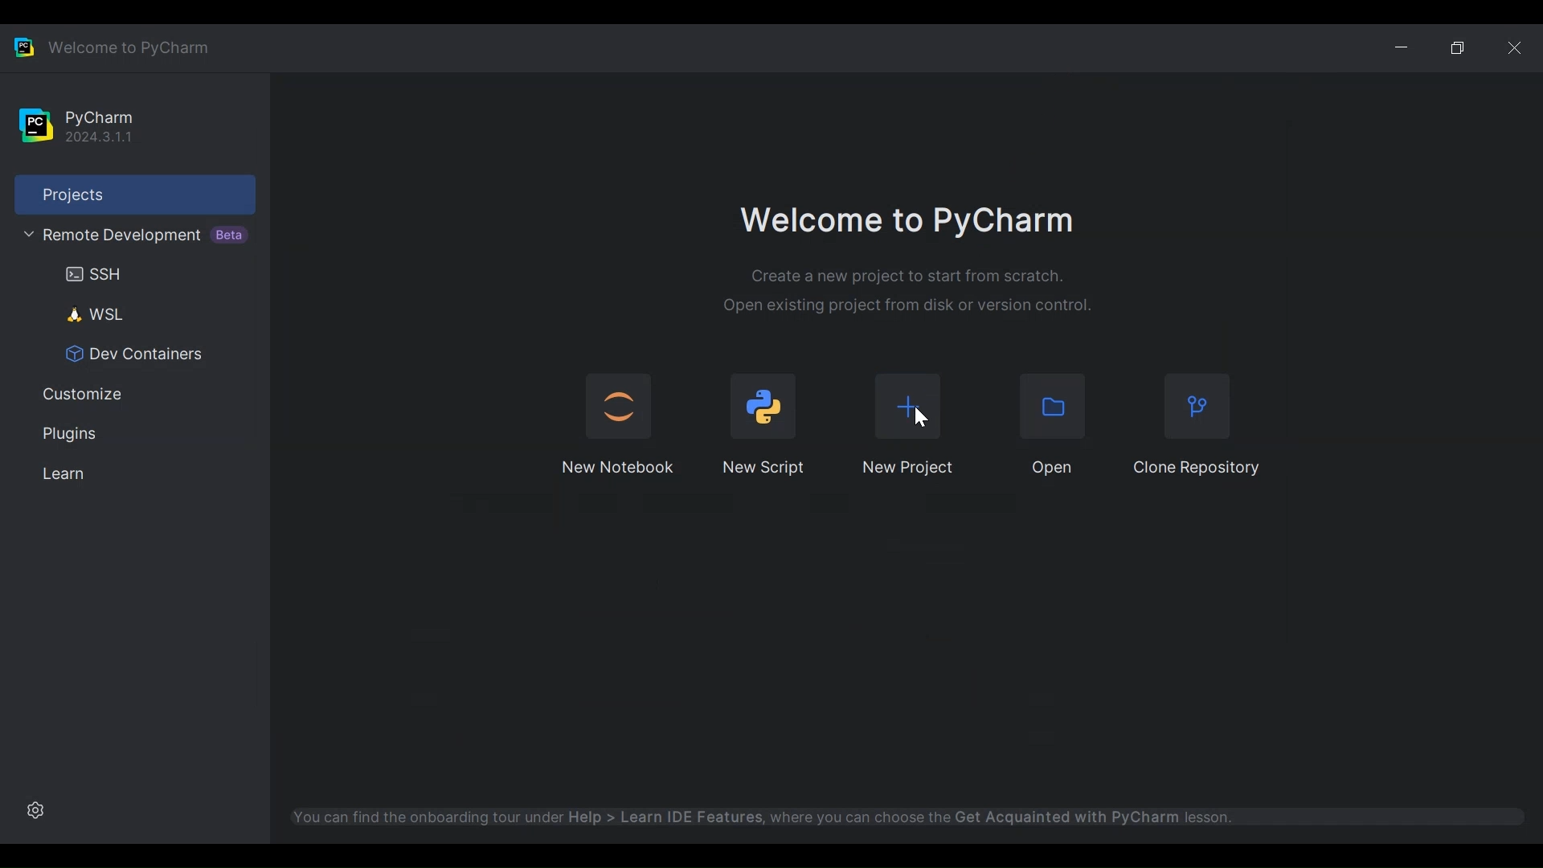 The height and width of the screenshot is (868, 1543). Describe the element at coordinates (908, 276) in the screenshot. I see `Create a new project from scratch` at that location.